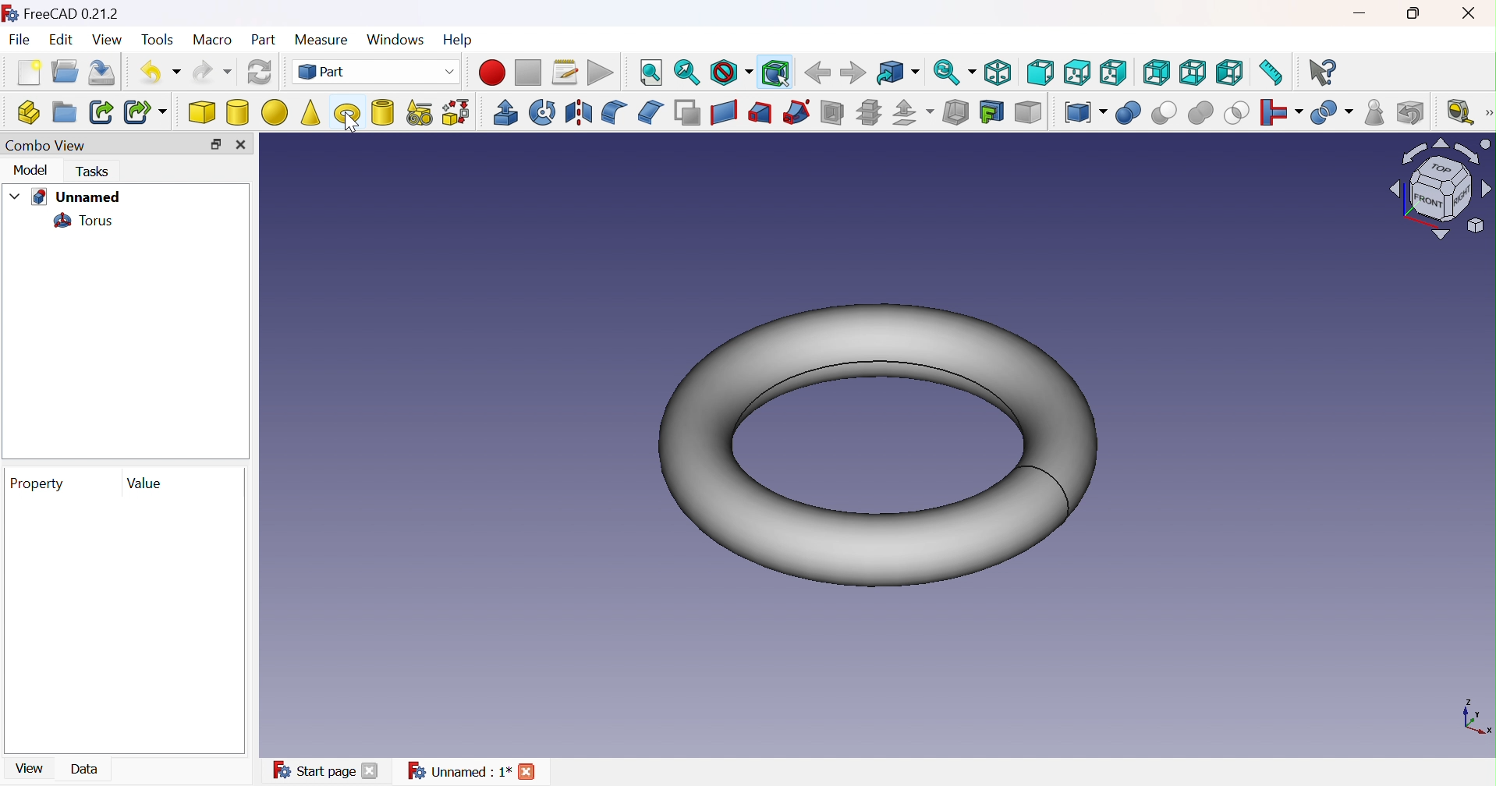 Image resolution: width=1496 pixels, height=786 pixels. Describe the element at coordinates (85, 769) in the screenshot. I see `Data` at that location.